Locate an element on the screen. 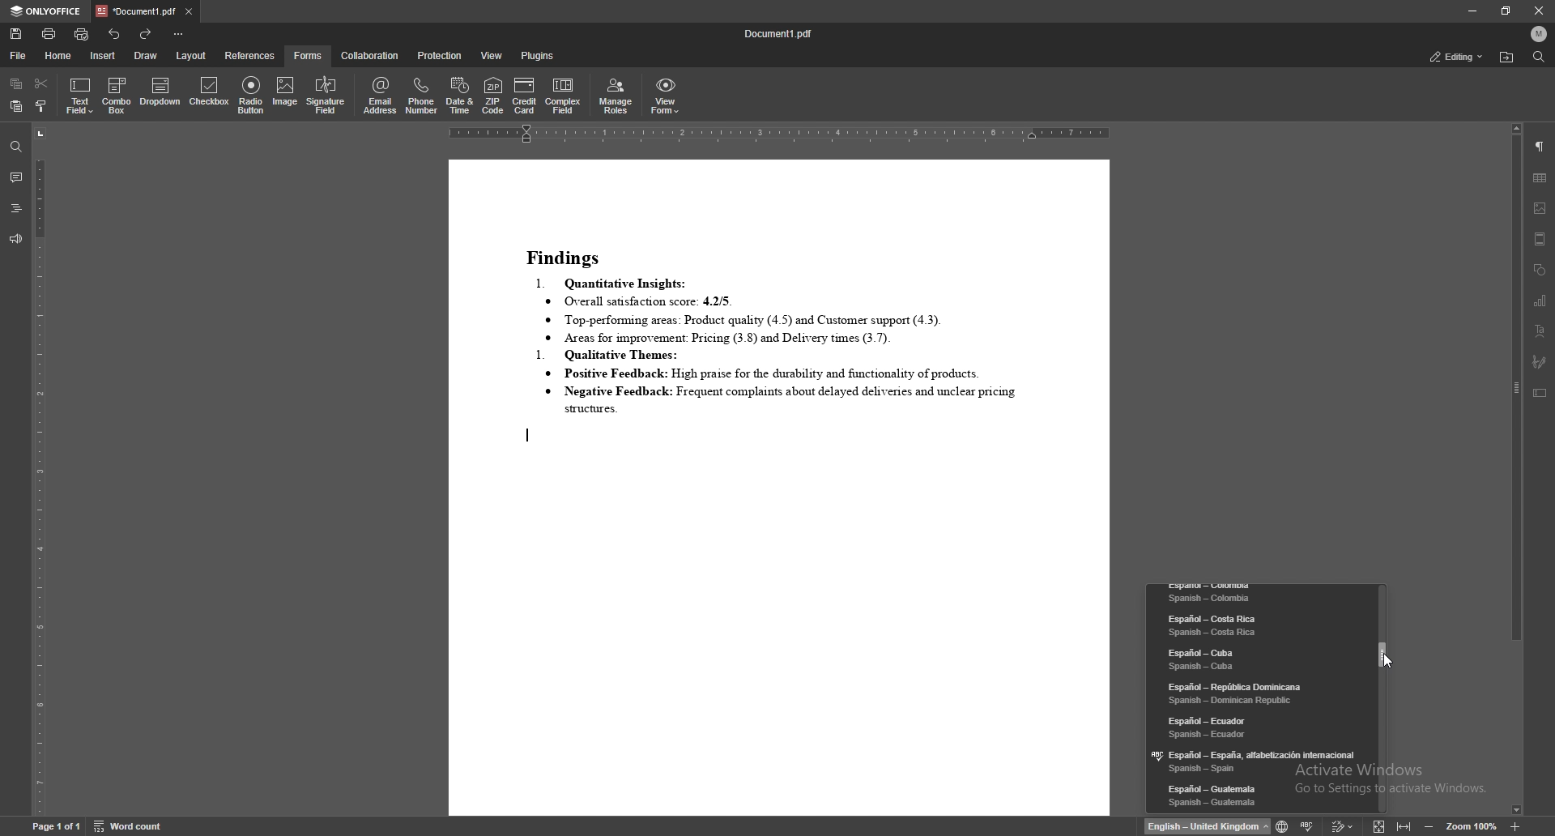  minimize is located at coordinates (1472, 11).